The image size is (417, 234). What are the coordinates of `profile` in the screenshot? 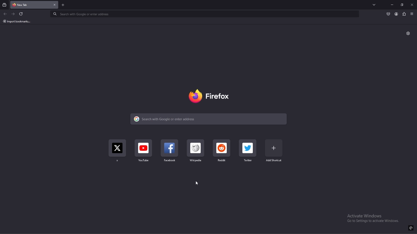 It's located at (396, 14).